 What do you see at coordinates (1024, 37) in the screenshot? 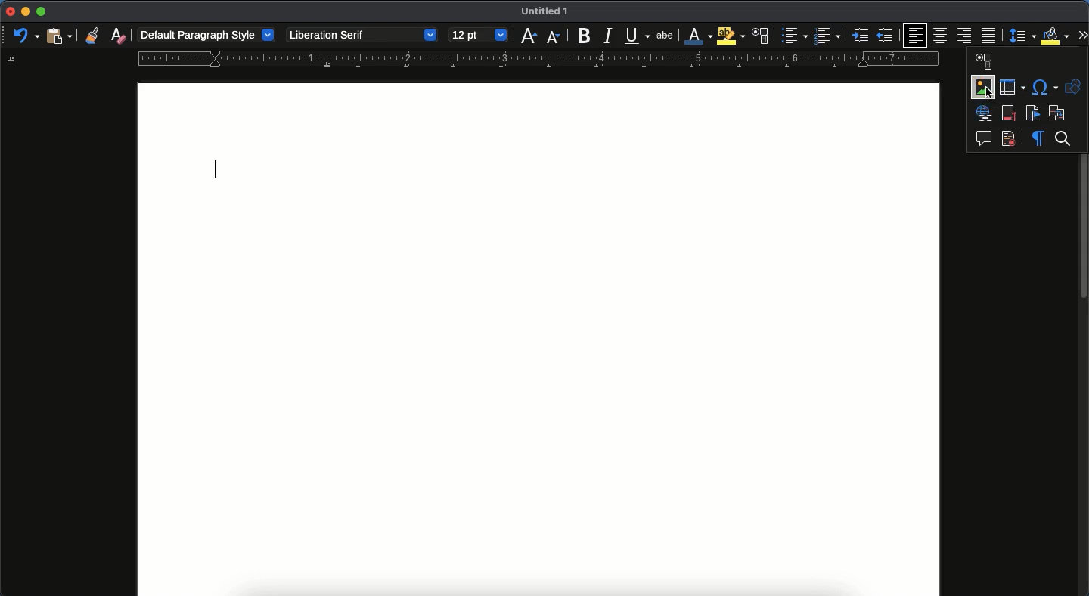
I see `paragraph spacing` at bounding box center [1024, 37].